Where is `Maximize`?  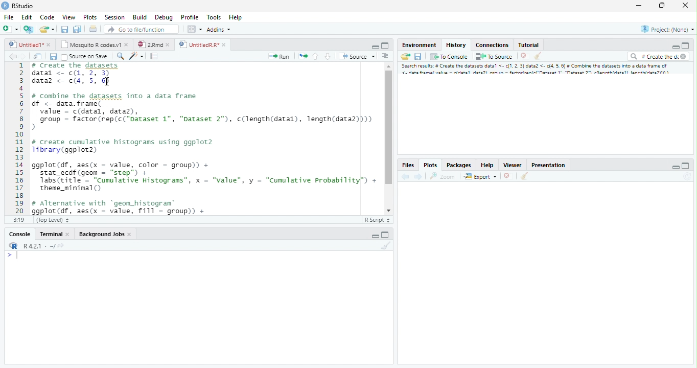 Maximize is located at coordinates (687, 165).